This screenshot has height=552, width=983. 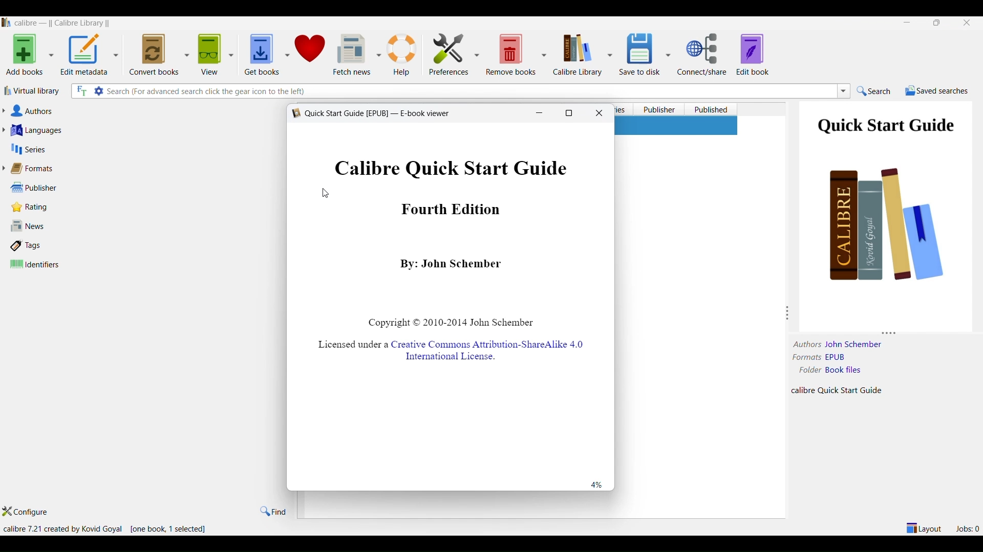 I want to click on folder, so click(x=807, y=371).